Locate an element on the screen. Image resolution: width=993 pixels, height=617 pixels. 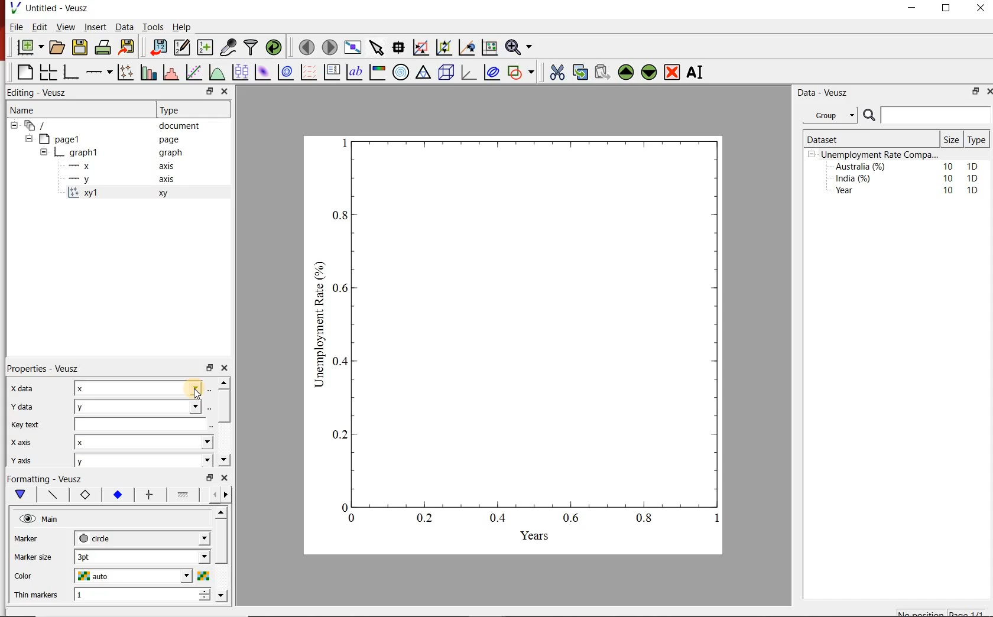
circle is located at coordinates (141, 537).